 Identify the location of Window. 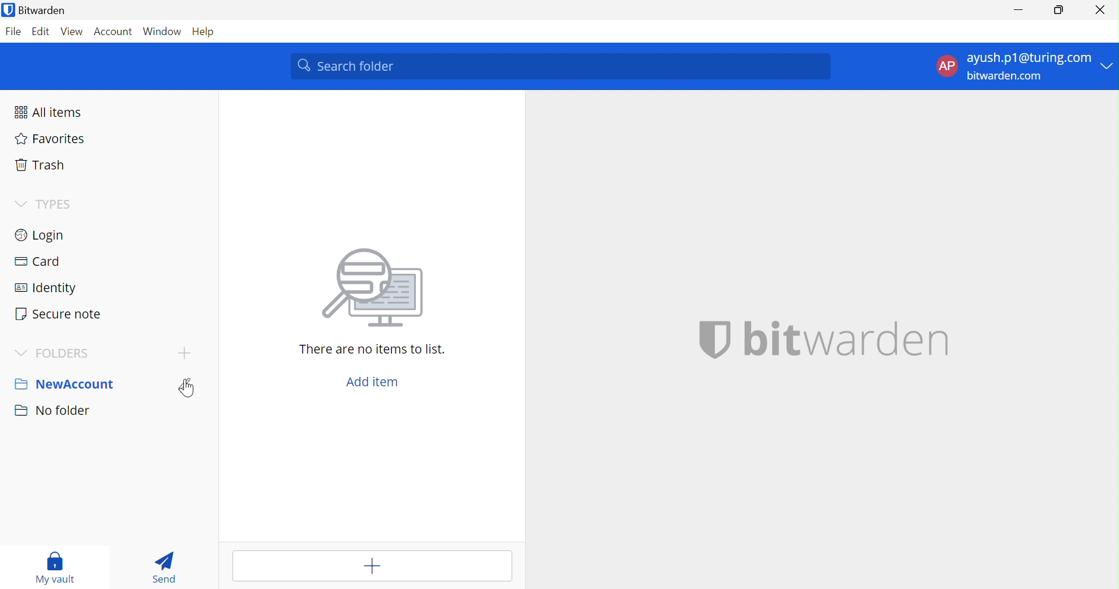
(162, 30).